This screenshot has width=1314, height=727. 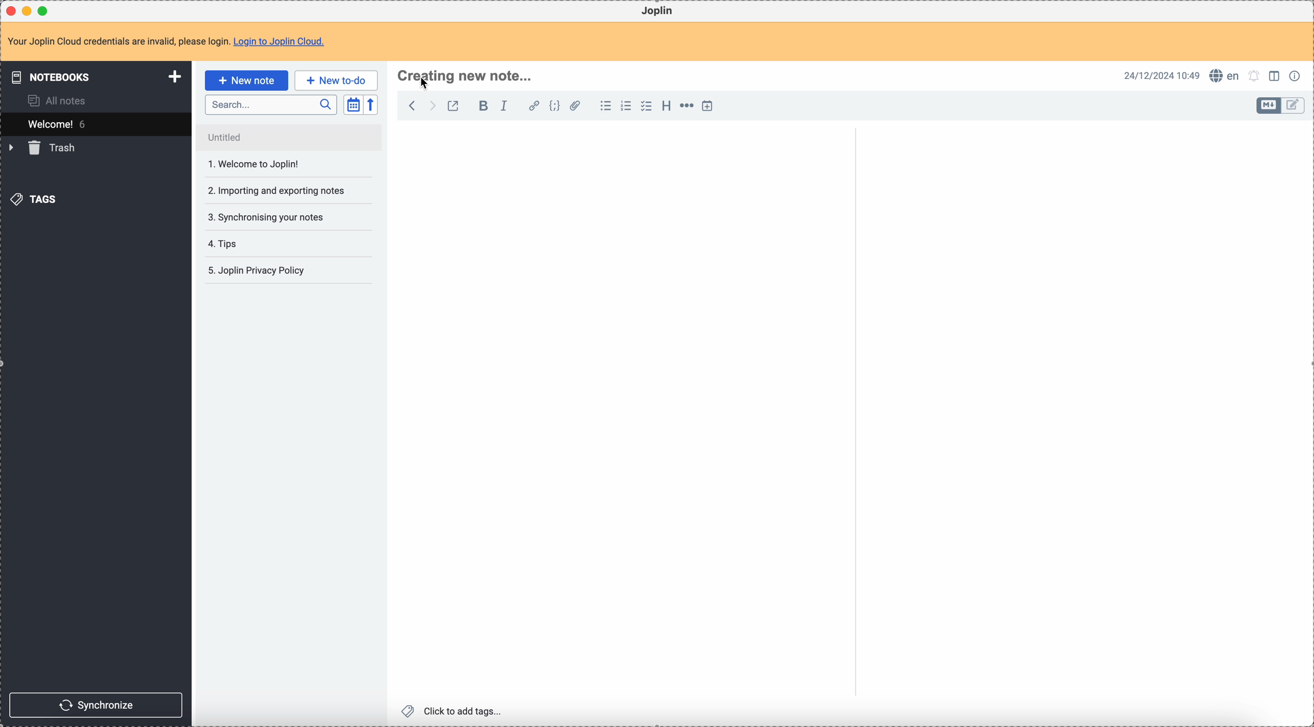 What do you see at coordinates (336, 80) in the screenshot?
I see `new to-do` at bounding box center [336, 80].